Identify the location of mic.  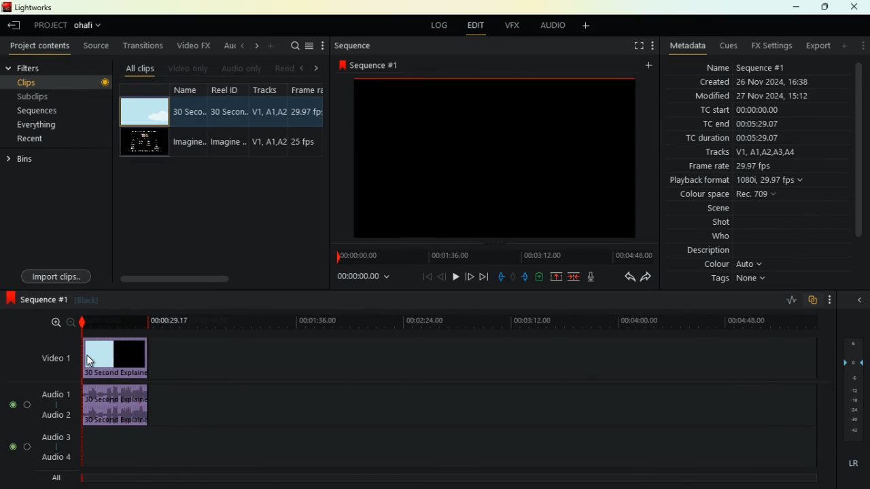
(591, 278).